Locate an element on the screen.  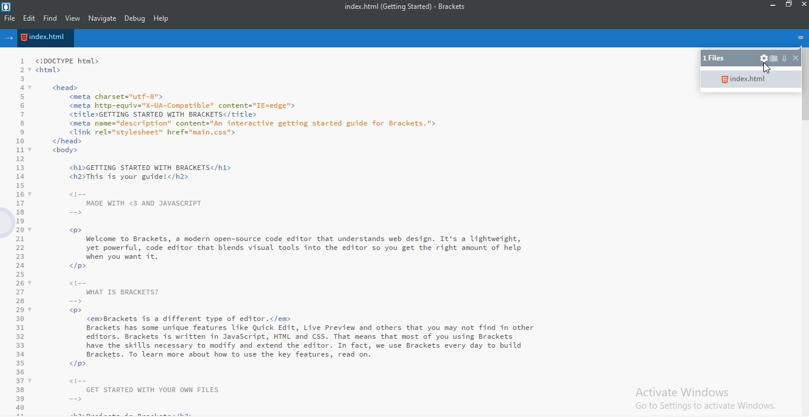
restore is located at coordinates (789, 5).